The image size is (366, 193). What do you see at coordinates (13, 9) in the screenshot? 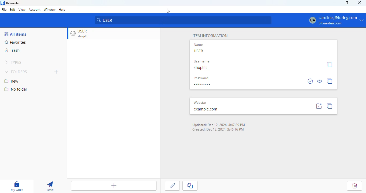
I see `edit` at bounding box center [13, 9].